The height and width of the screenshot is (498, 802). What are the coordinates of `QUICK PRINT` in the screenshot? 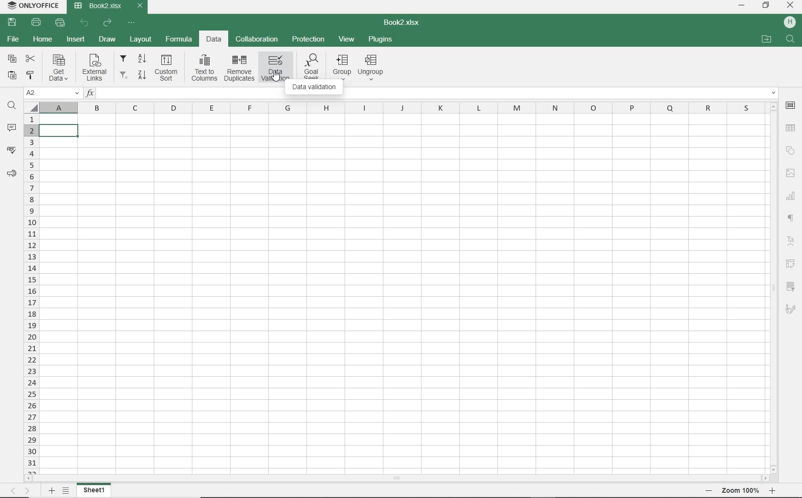 It's located at (59, 21).